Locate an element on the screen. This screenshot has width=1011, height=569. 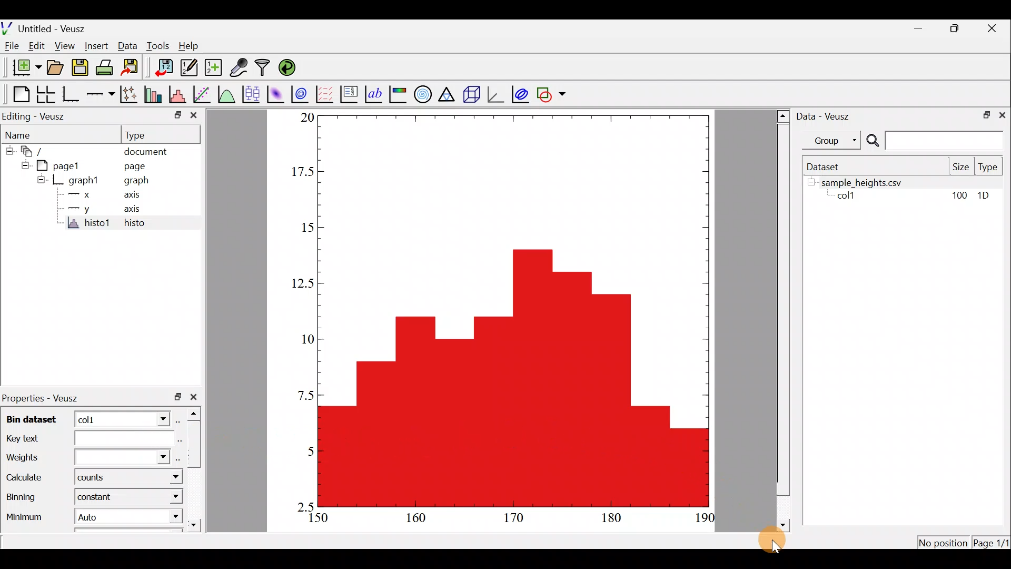
sample heights.csv is located at coordinates (913, 182).